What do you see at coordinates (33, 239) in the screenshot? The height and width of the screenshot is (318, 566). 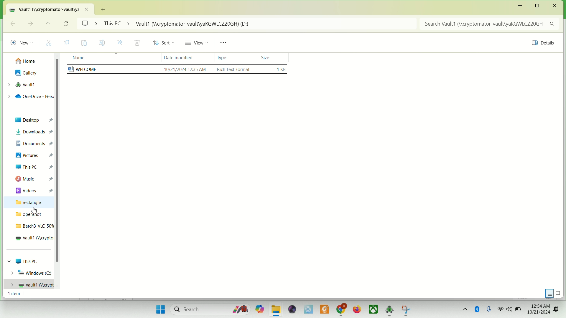 I see `vault1` at bounding box center [33, 239].